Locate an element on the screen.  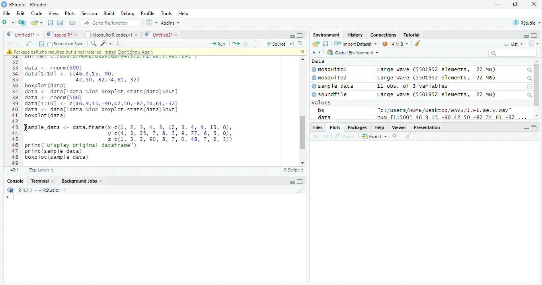
Background Jobs is located at coordinates (81, 181).